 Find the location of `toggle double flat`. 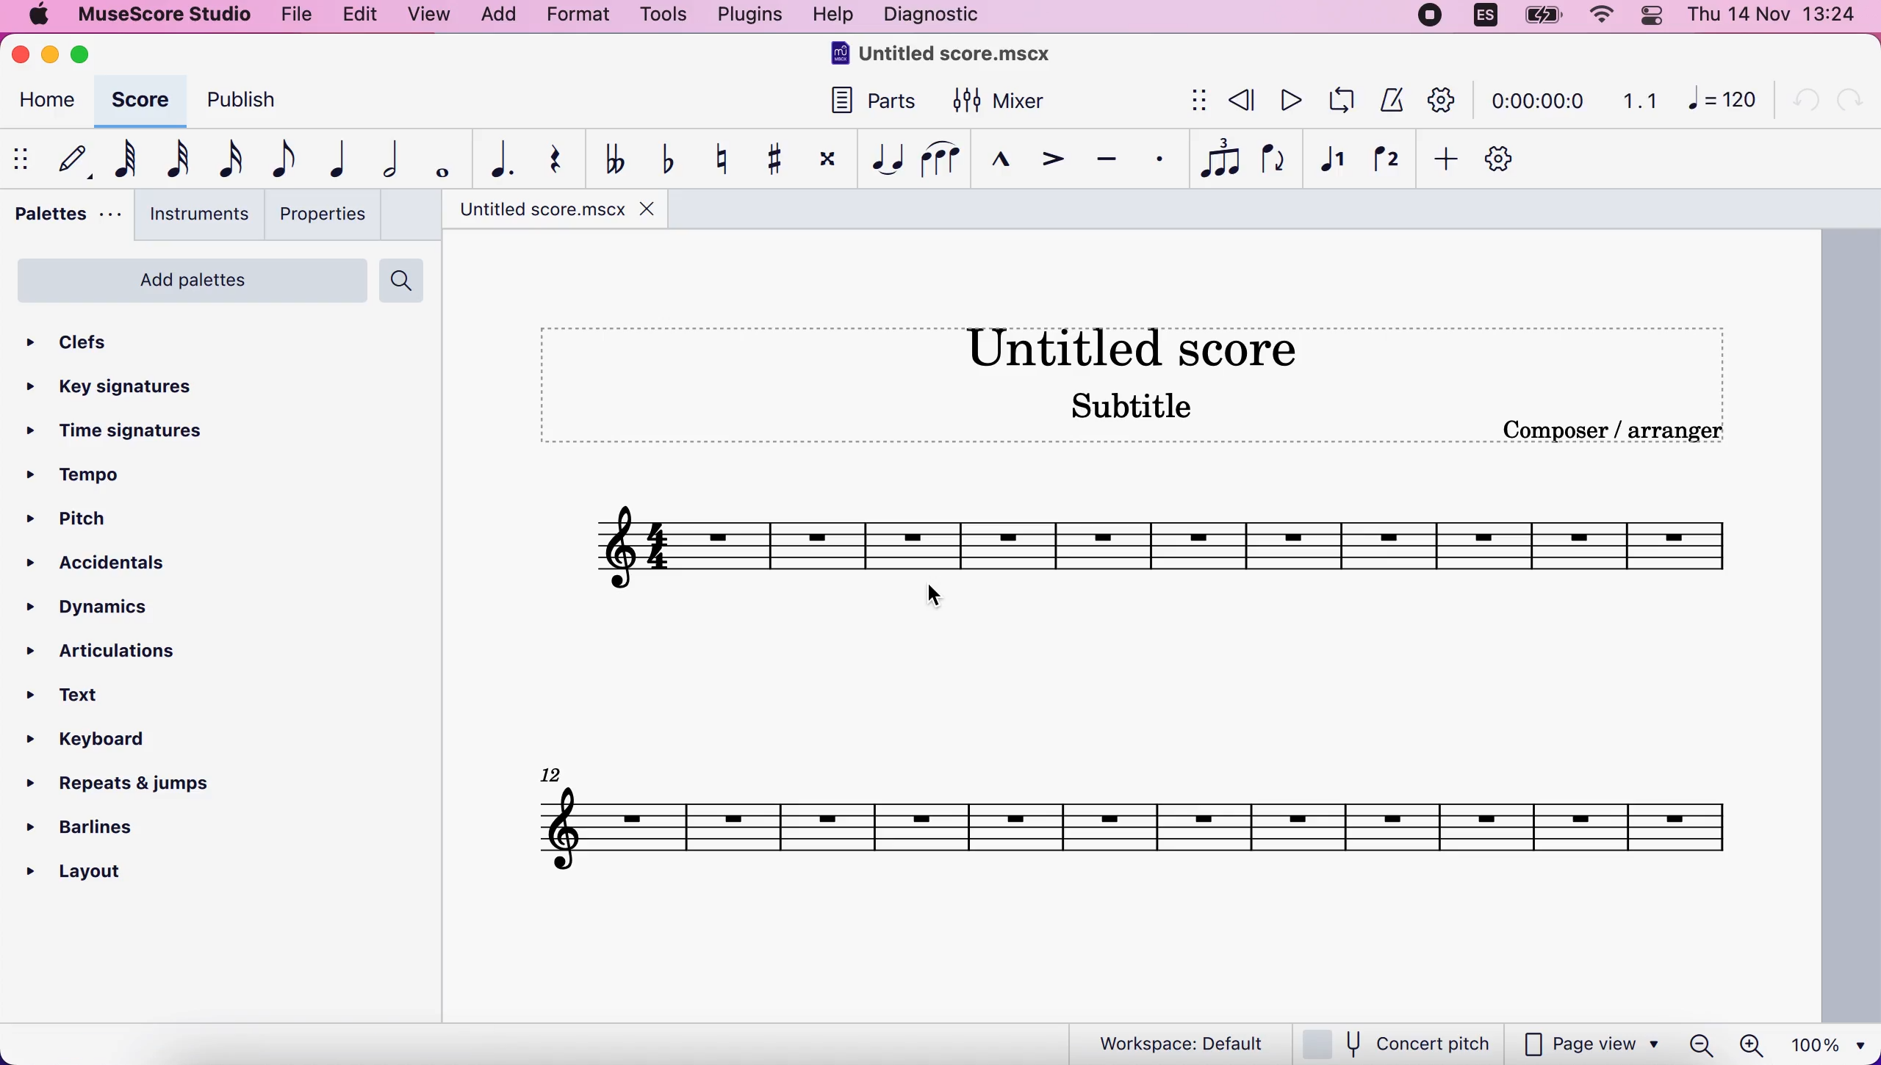

toggle double flat is located at coordinates (608, 159).